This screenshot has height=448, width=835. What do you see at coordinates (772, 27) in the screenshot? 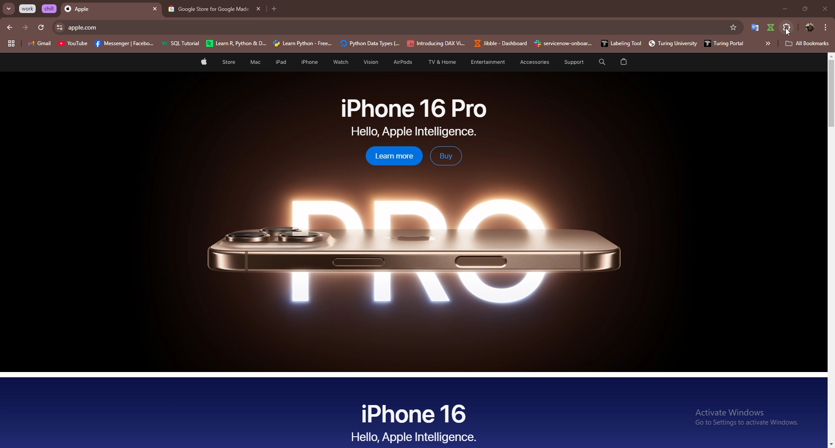
I see `jibble ` at bounding box center [772, 27].